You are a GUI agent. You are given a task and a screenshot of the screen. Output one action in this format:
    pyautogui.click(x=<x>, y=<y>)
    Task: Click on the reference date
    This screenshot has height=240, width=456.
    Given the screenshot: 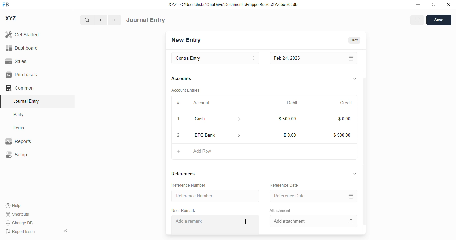 What is the action you would take?
    pyautogui.click(x=300, y=195)
    